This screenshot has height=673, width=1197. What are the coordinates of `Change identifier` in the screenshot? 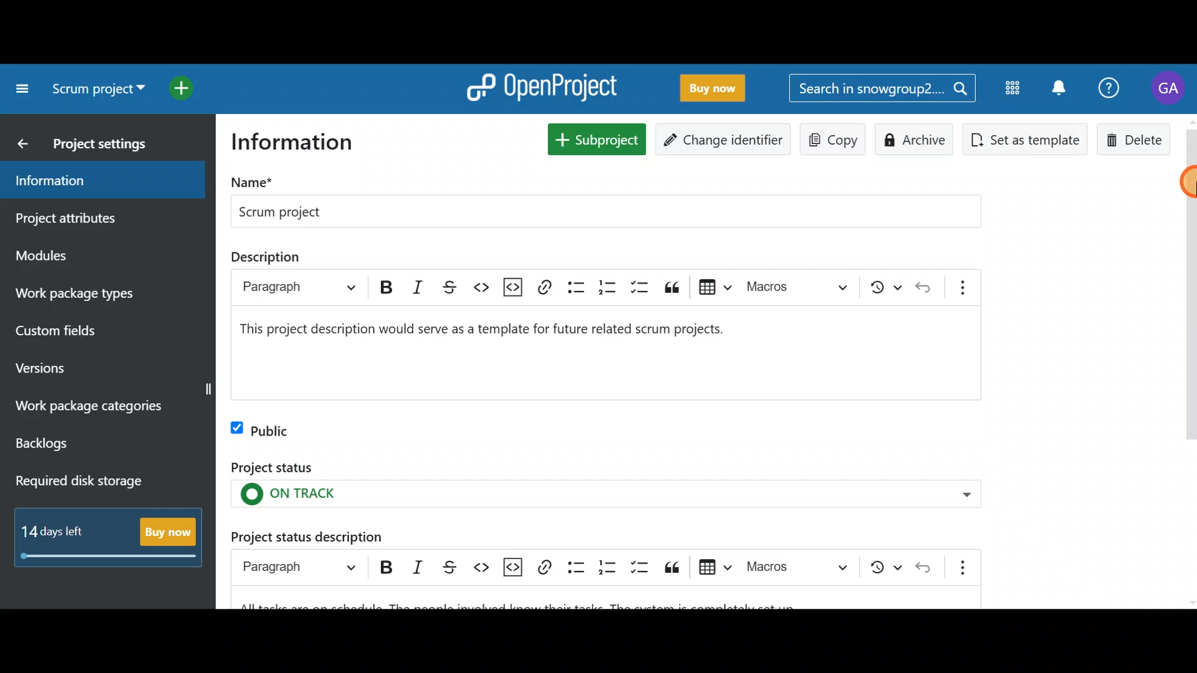 It's located at (725, 138).